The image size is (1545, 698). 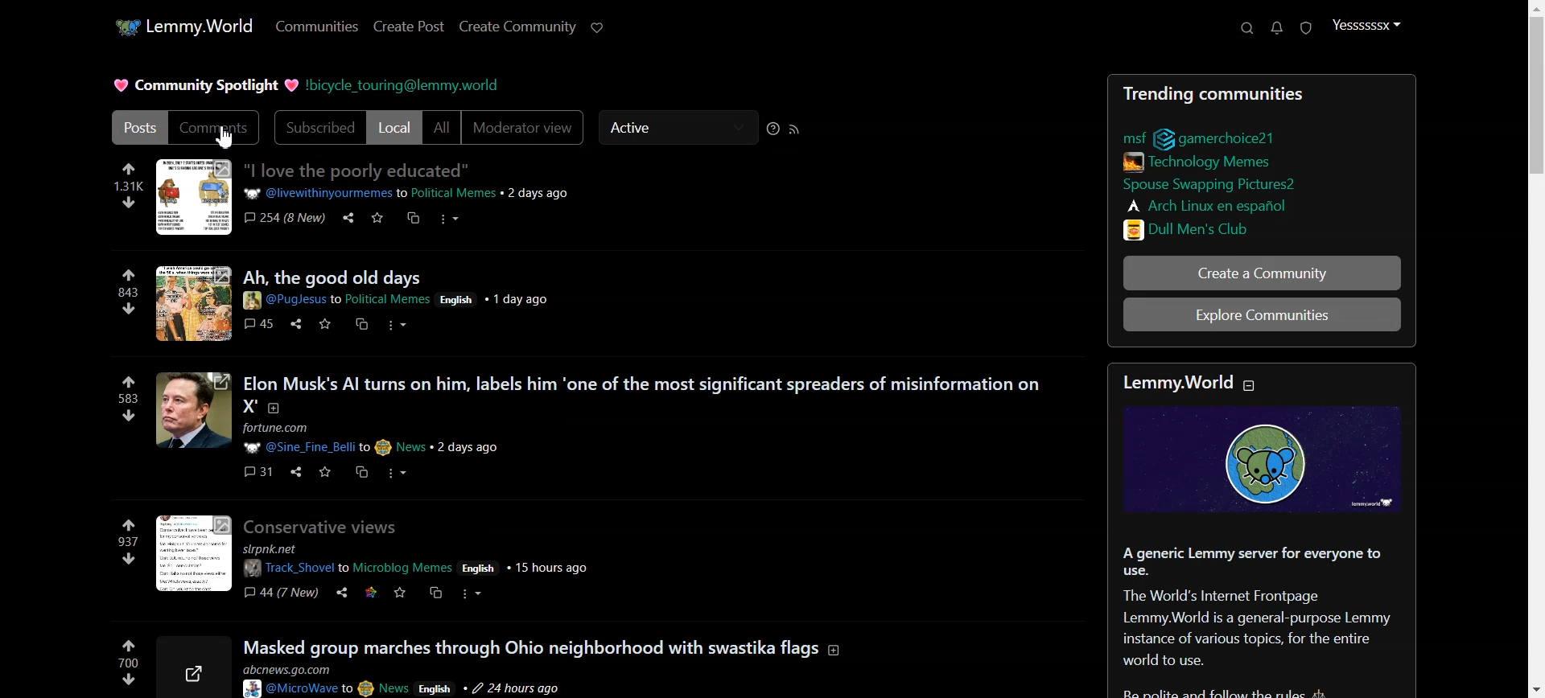 What do you see at coordinates (661, 146) in the screenshot?
I see `cursor` at bounding box center [661, 146].